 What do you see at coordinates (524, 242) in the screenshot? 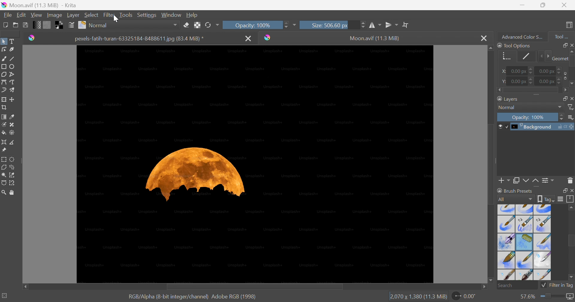
I see `Types of brush` at bounding box center [524, 242].